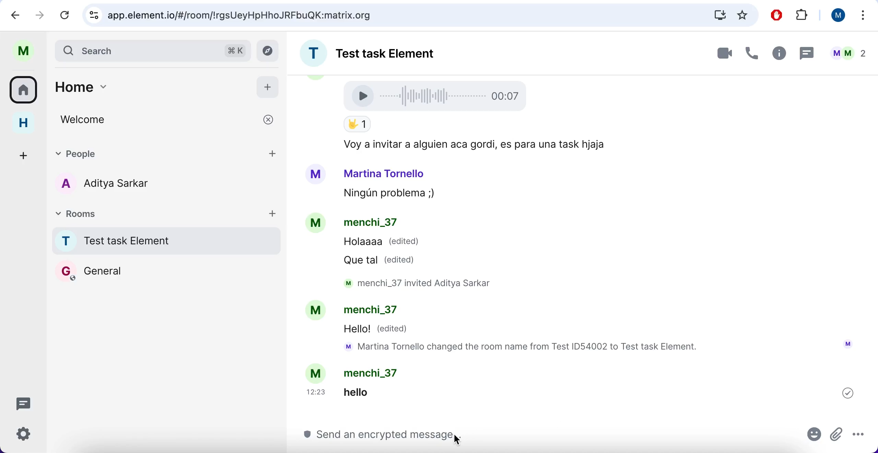 This screenshot has width=878, height=453. Describe the element at coordinates (864, 17) in the screenshot. I see `more options` at that location.